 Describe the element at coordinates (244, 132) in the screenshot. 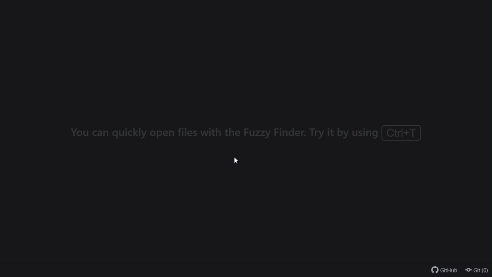

I see `You can quickly open files with the Fuzzy Finder. Try it by using (Ctrl+T)` at that location.